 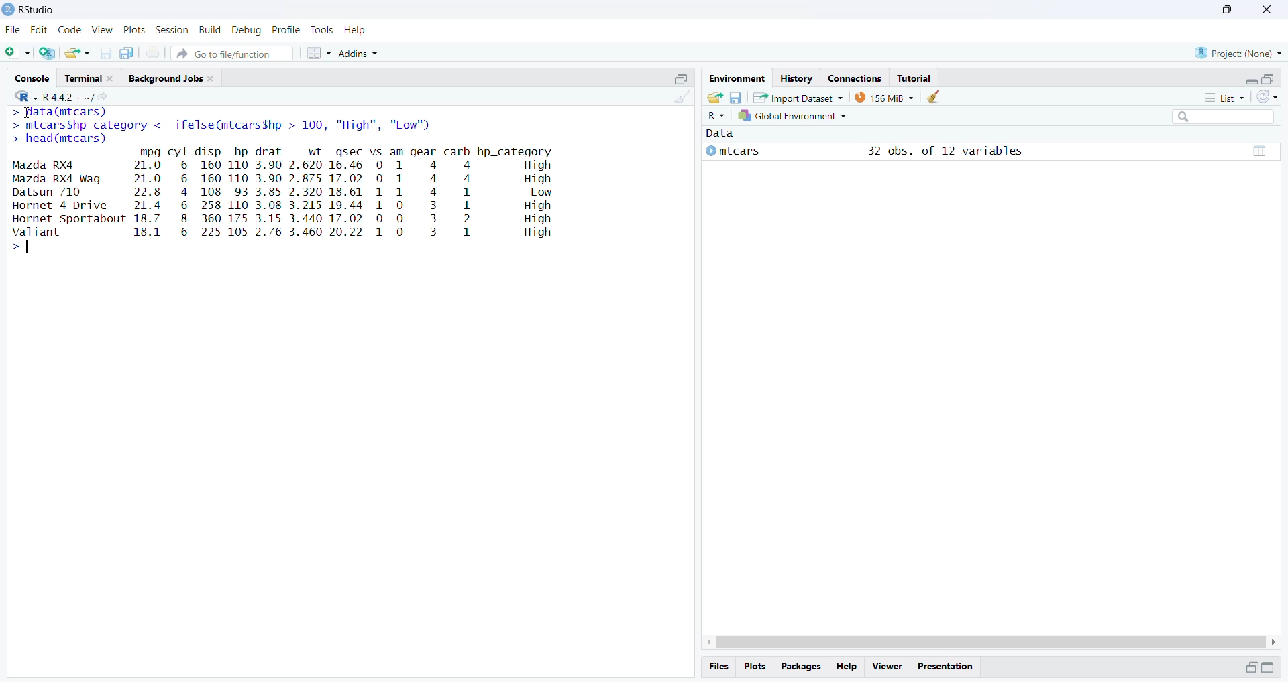 I want to click on List, so click(x=1228, y=98).